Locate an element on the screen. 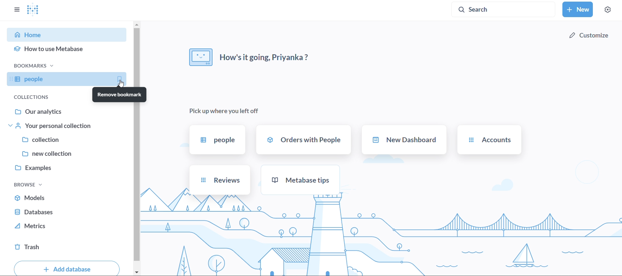 The width and height of the screenshot is (622, 276). logo is located at coordinates (35, 10).